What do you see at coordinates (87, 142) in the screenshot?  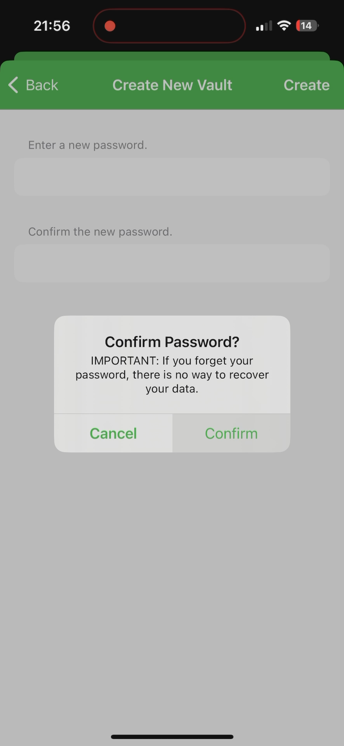 I see `enter a new password` at bounding box center [87, 142].